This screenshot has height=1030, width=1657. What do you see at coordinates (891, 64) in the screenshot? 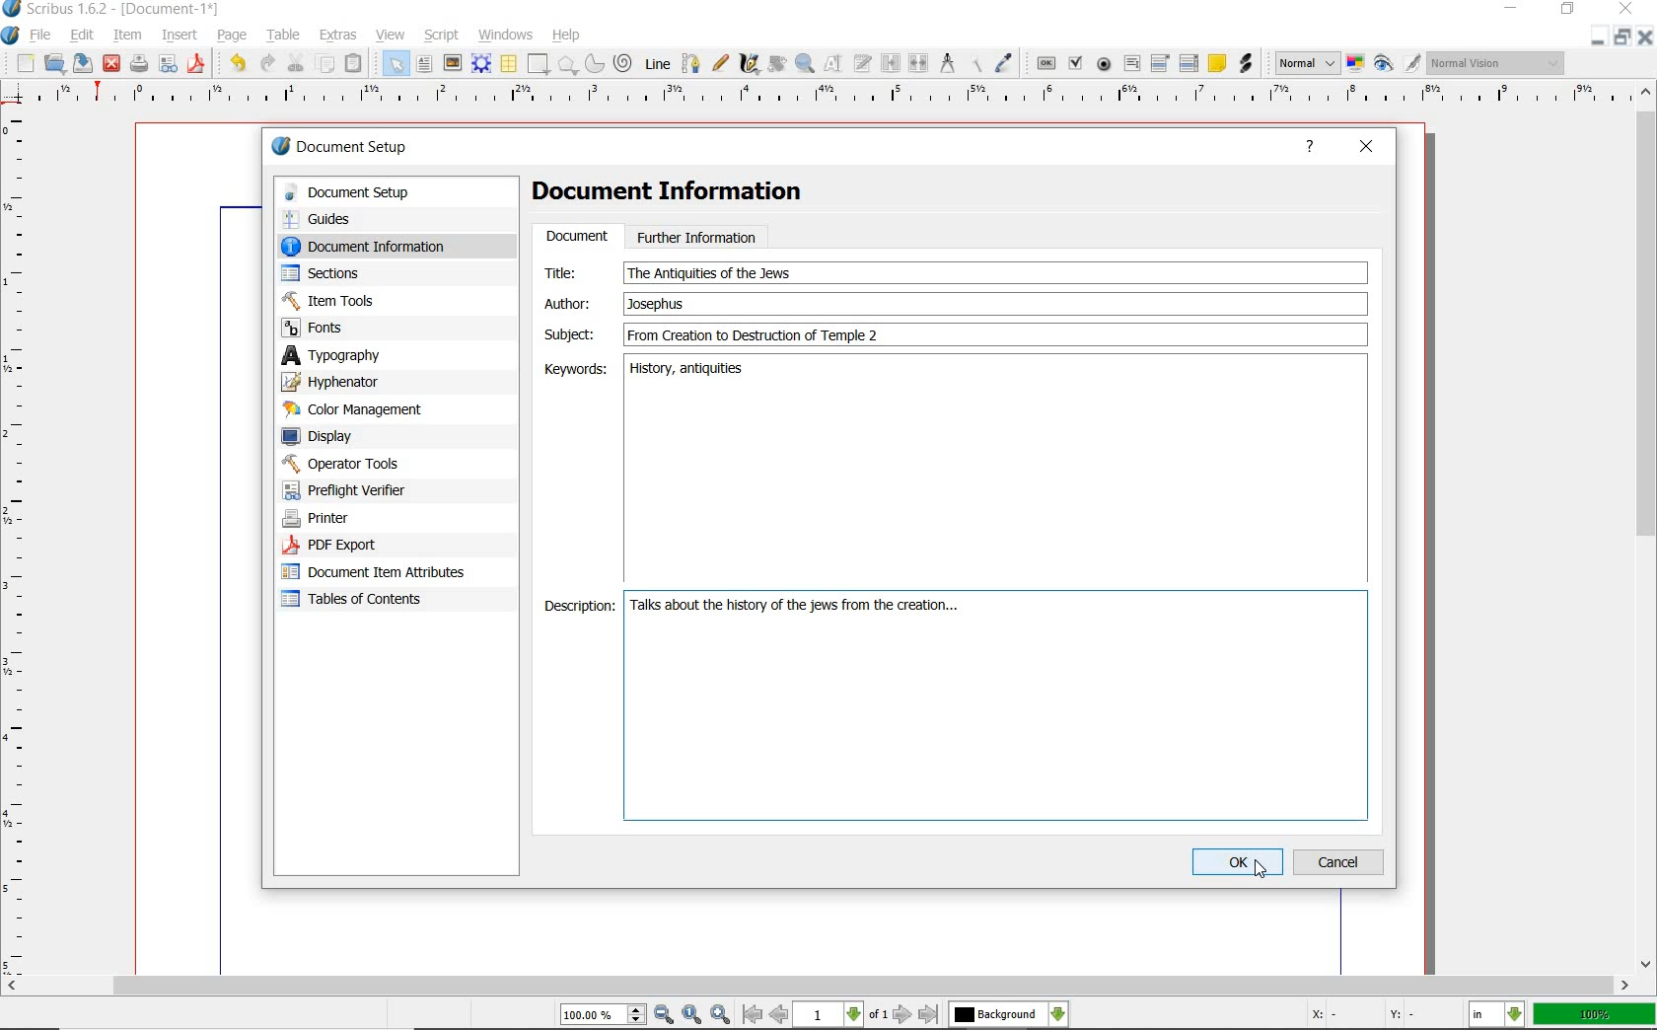
I see `link text frames` at bounding box center [891, 64].